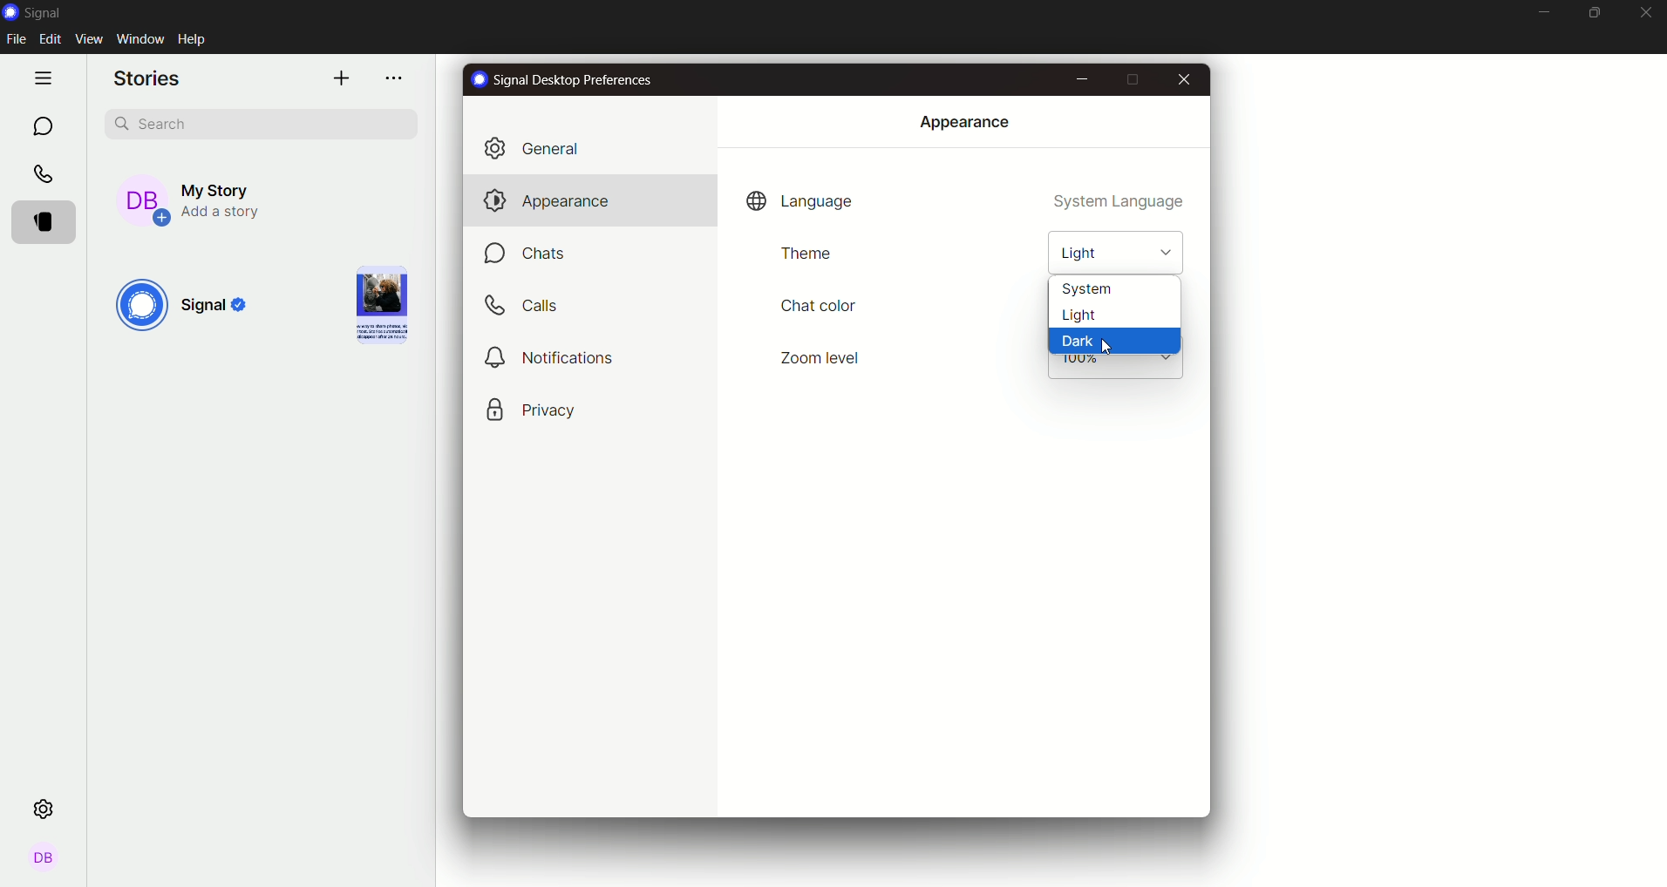 The width and height of the screenshot is (1667, 887). Describe the element at coordinates (818, 304) in the screenshot. I see `chat color` at that location.